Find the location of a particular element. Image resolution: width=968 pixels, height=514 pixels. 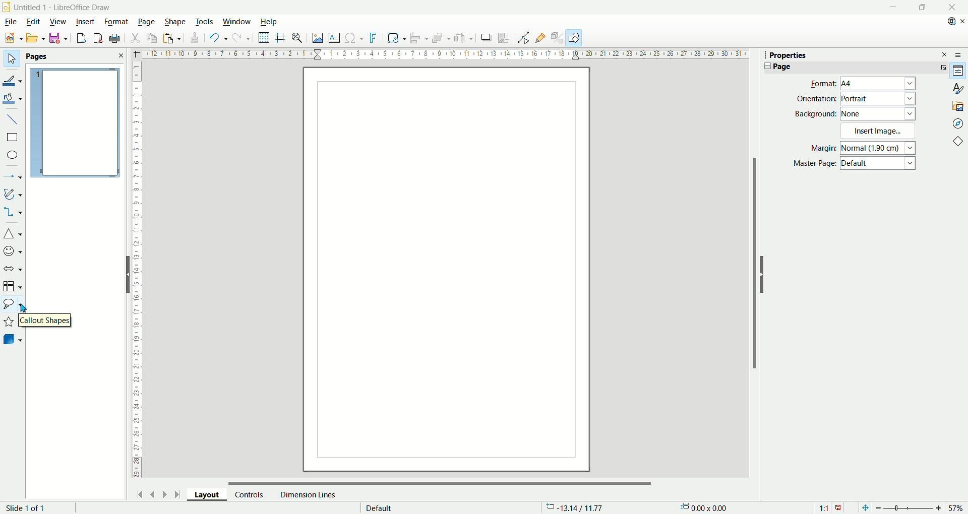

solid arrow is located at coordinates (13, 268).